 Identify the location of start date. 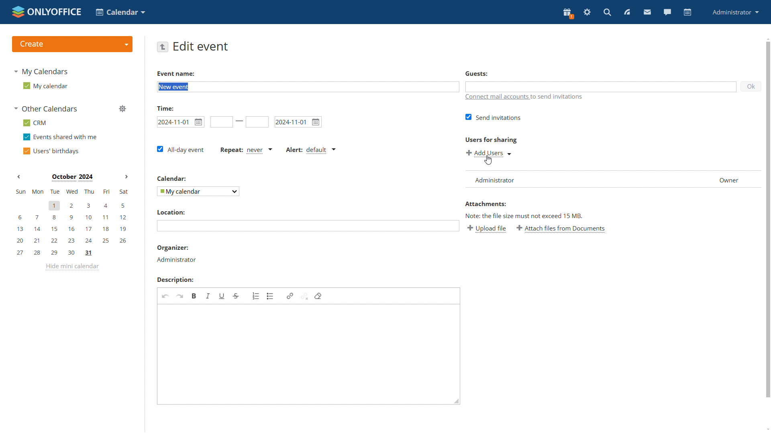
(179, 122).